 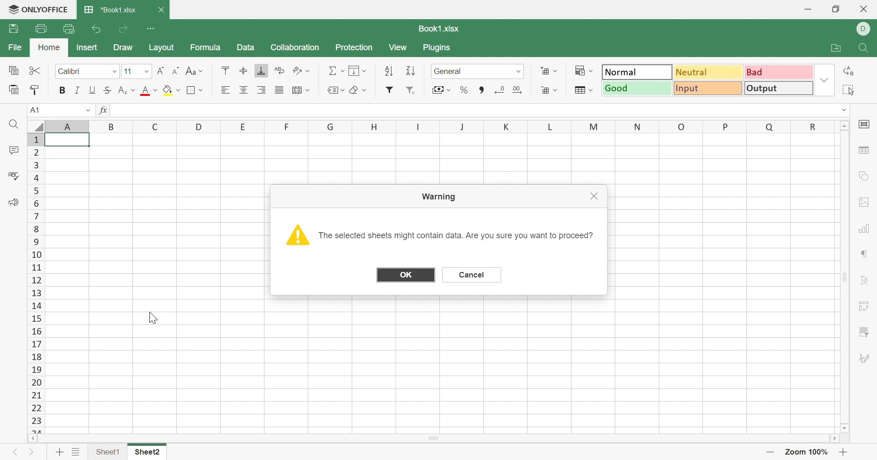 What do you see at coordinates (343, 71) in the screenshot?
I see `Drop Down` at bounding box center [343, 71].